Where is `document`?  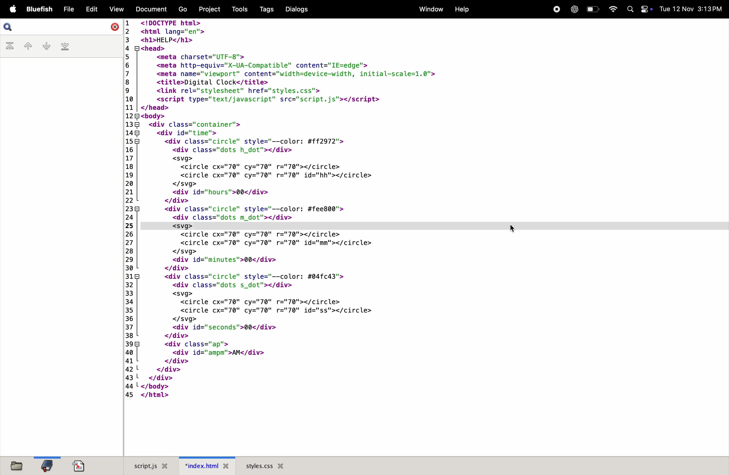 document is located at coordinates (149, 9).